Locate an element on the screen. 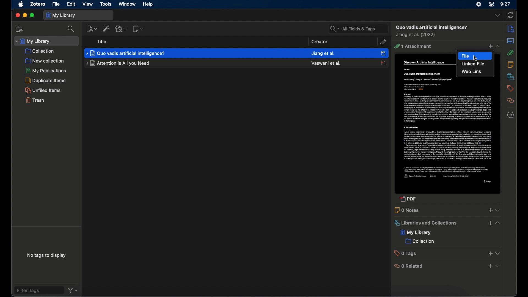  my library is located at coordinates (416, 233).